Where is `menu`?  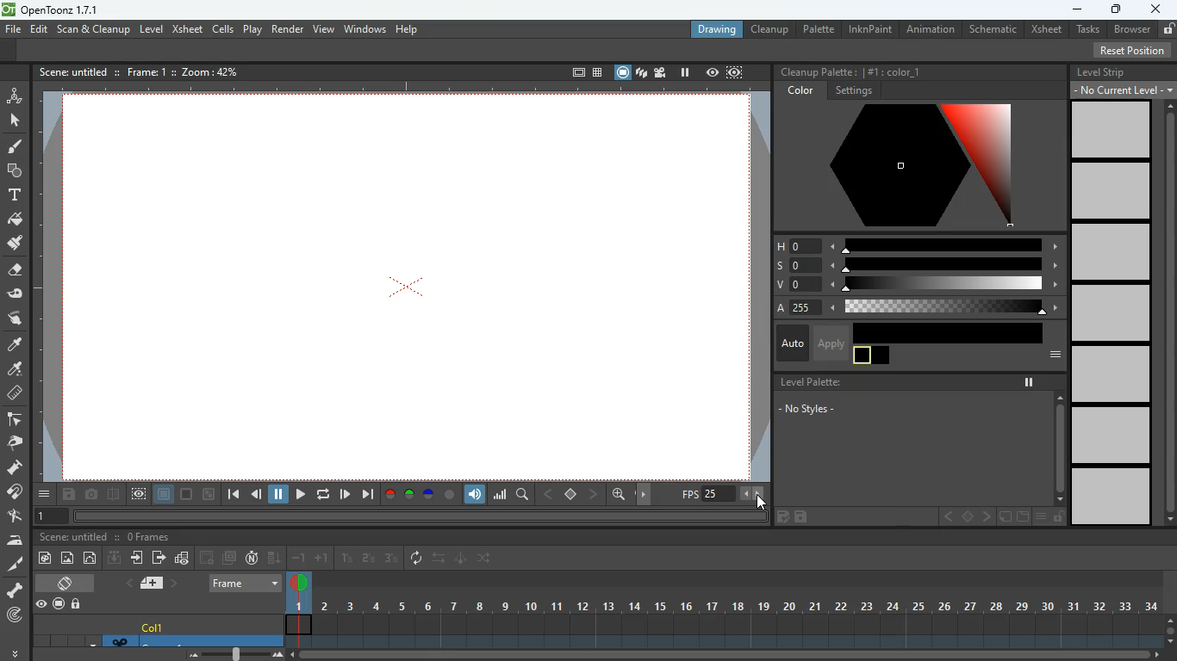
menu is located at coordinates (1040, 516).